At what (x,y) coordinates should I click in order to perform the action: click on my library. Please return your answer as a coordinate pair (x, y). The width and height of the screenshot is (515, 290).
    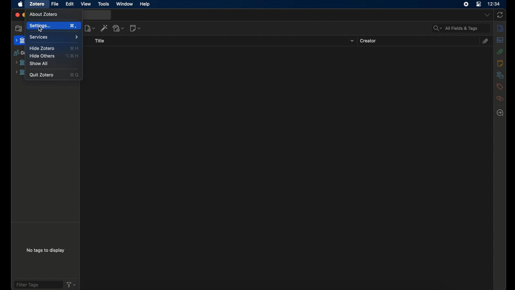
    Looking at the image, I should click on (19, 41).